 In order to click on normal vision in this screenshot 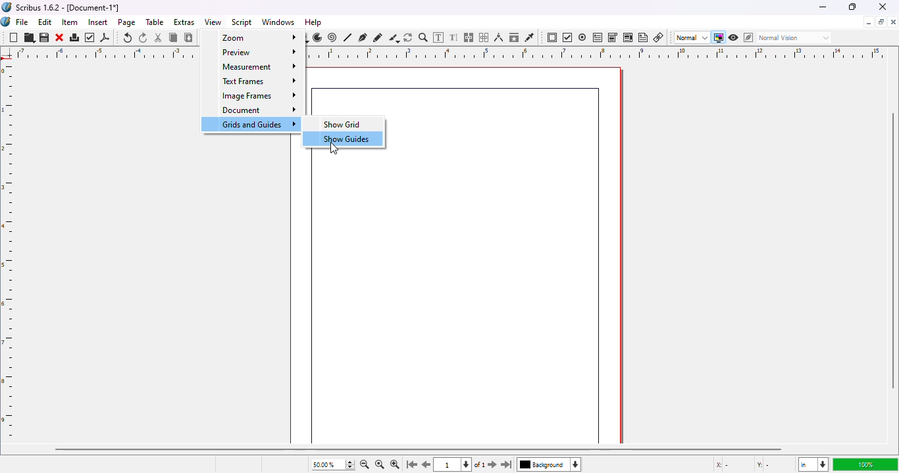, I will do `click(796, 37)`.